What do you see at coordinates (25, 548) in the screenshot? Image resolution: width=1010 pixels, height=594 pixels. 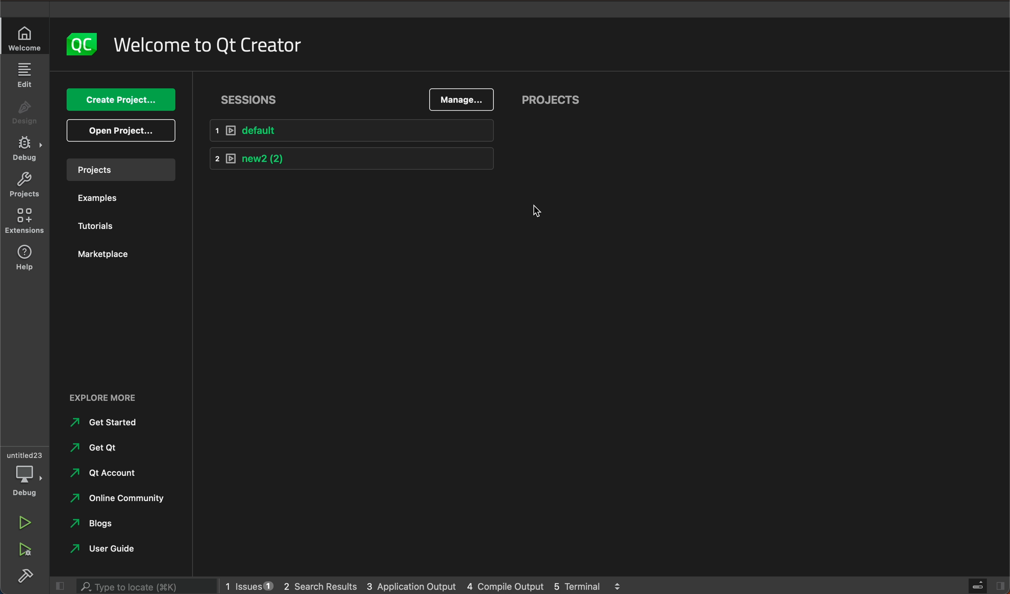 I see `run debug` at bounding box center [25, 548].